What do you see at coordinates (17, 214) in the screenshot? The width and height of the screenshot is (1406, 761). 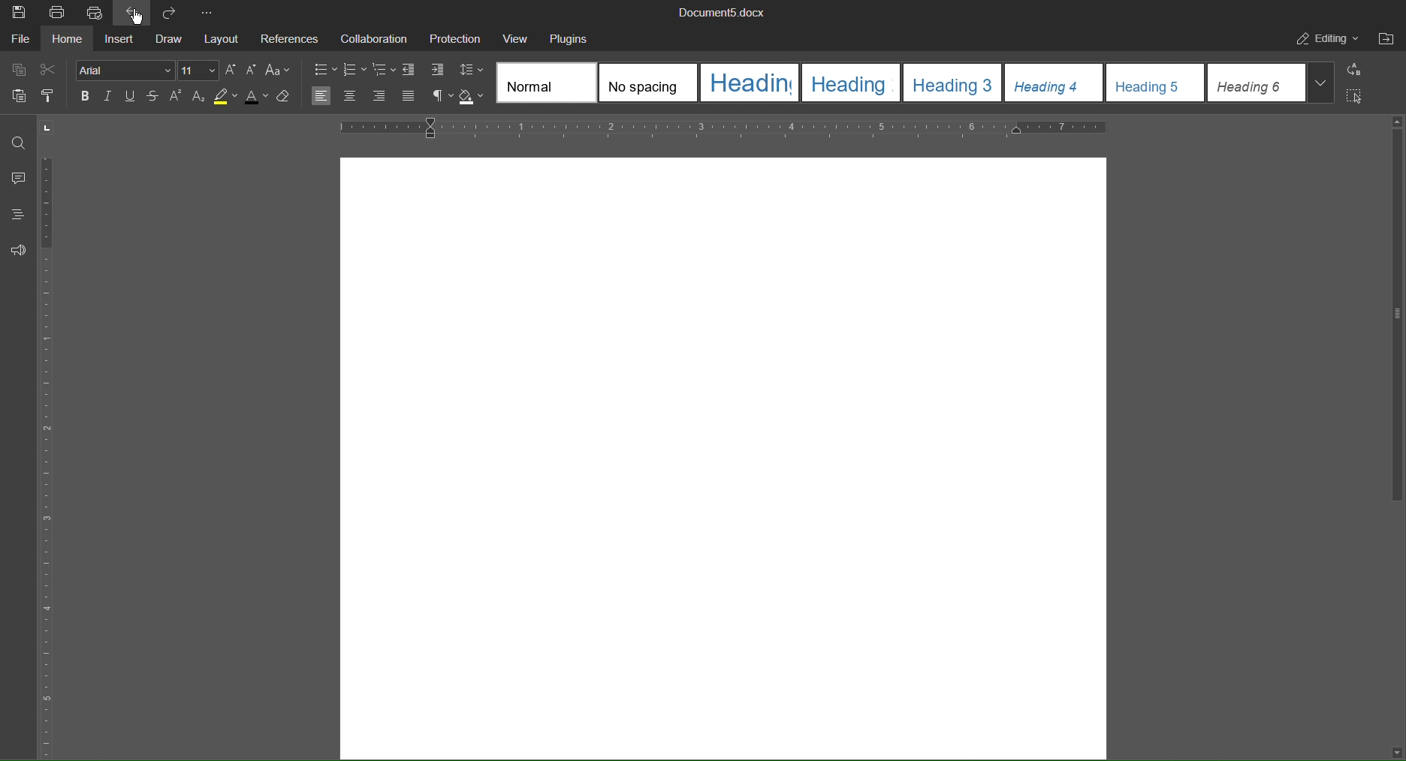 I see `Headings` at bounding box center [17, 214].